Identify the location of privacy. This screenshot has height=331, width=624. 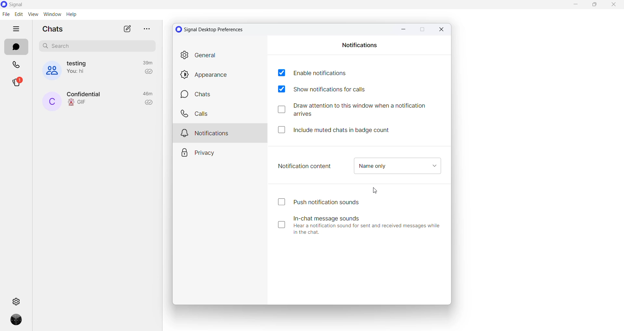
(219, 151).